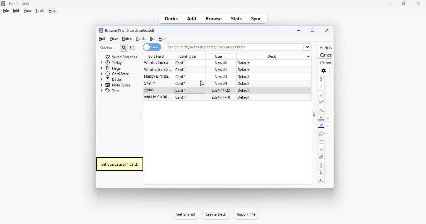 Image resolution: width=426 pixels, height=224 pixels. What do you see at coordinates (152, 47) in the screenshot?
I see `cards` at bounding box center [152, 47].